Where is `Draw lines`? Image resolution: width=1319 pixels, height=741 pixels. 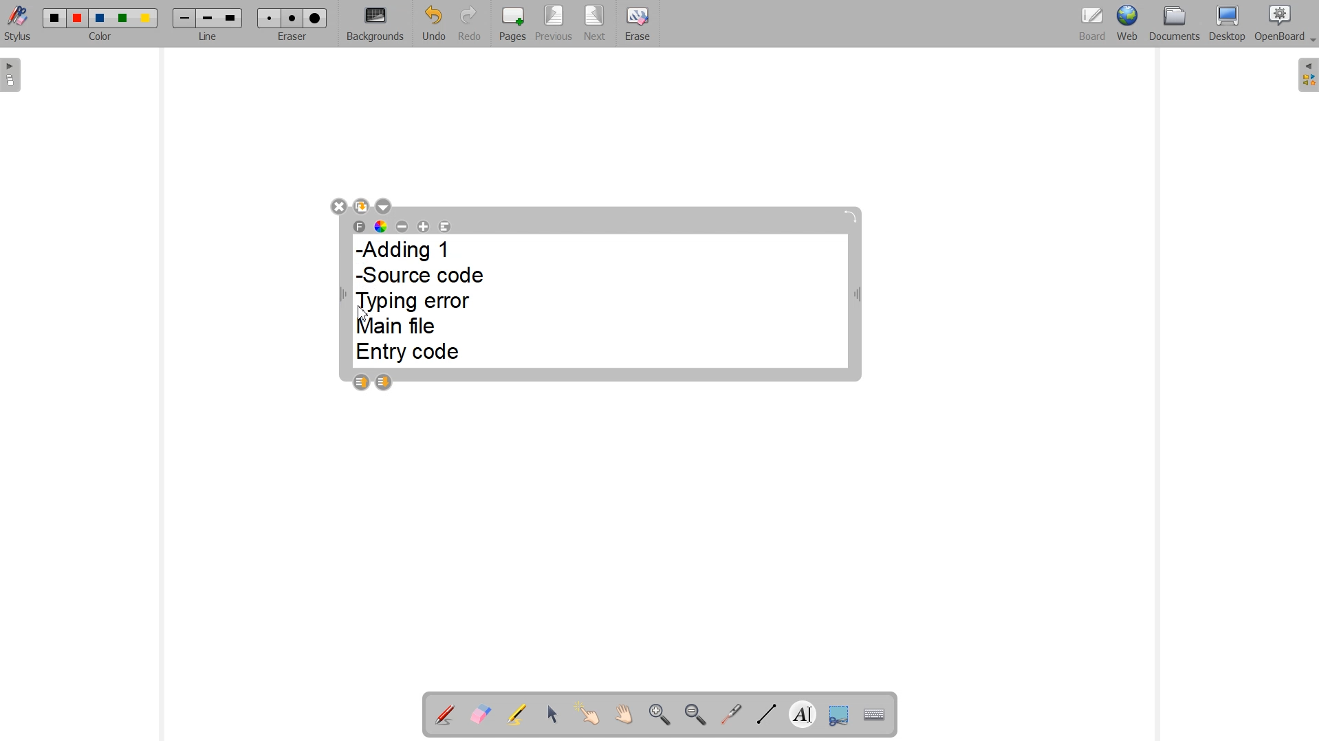
Draw lines is located at coordinates (765, 714).